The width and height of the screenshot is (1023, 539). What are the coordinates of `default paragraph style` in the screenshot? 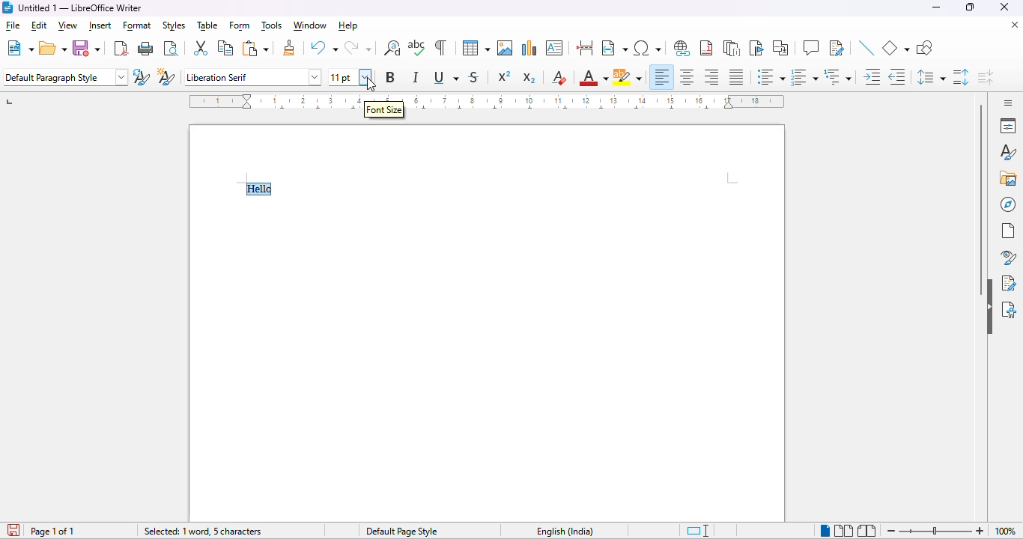 It's located at (65, 77).